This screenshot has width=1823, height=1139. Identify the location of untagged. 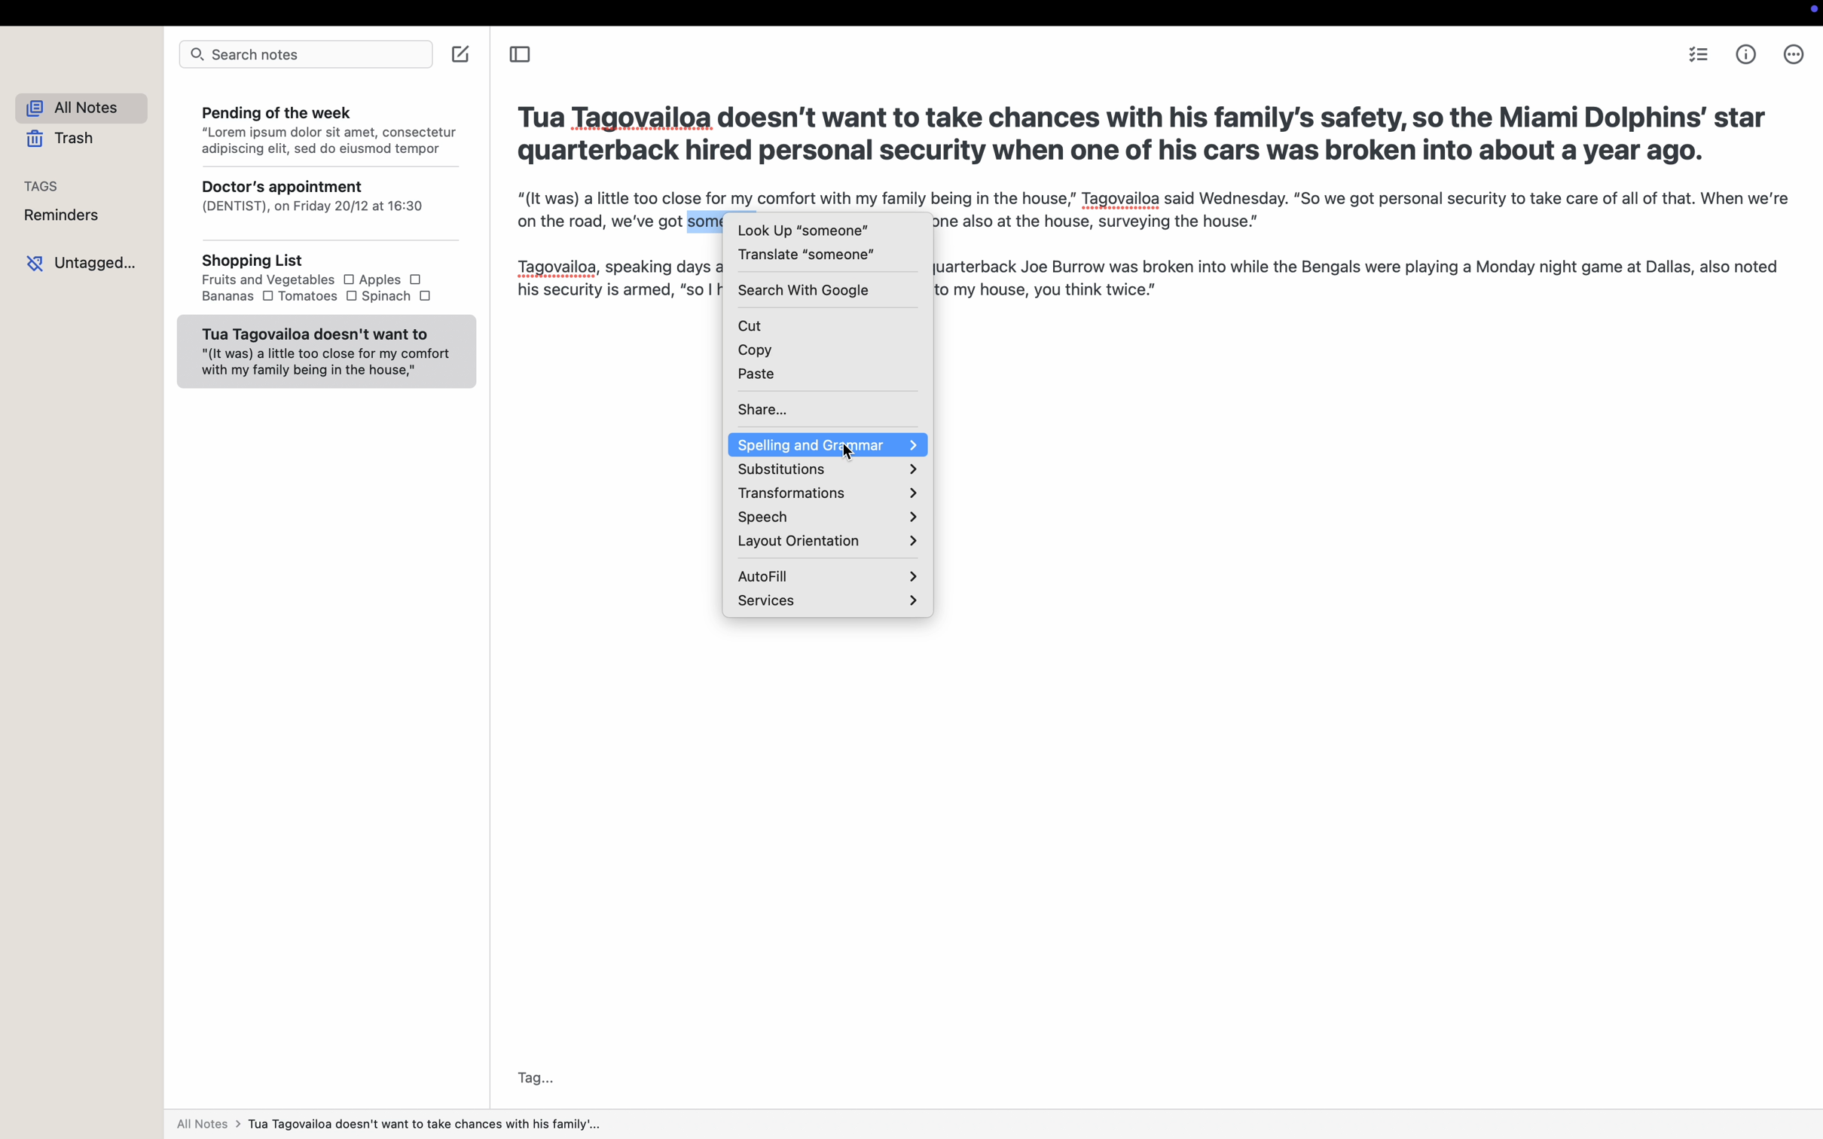
(83, 263).